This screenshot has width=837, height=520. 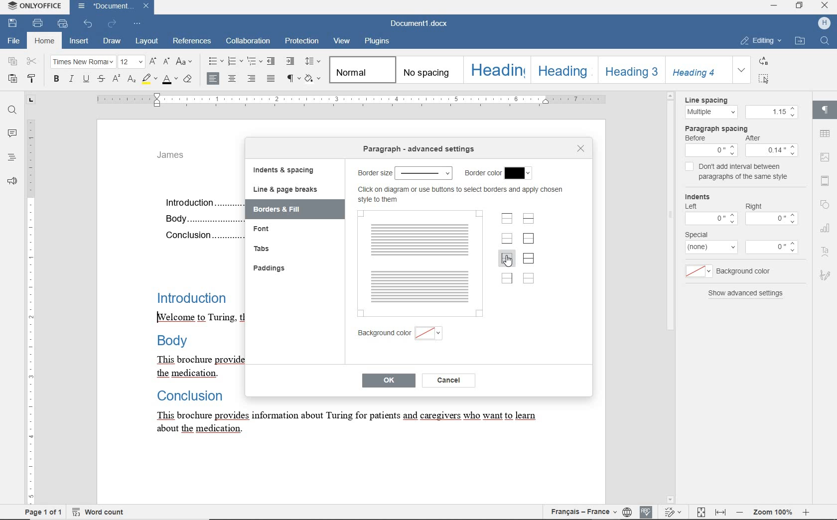 What do you see at coordinates (419, 24) in the screenshot?
I see `document name` at bounding box center [419, 24].